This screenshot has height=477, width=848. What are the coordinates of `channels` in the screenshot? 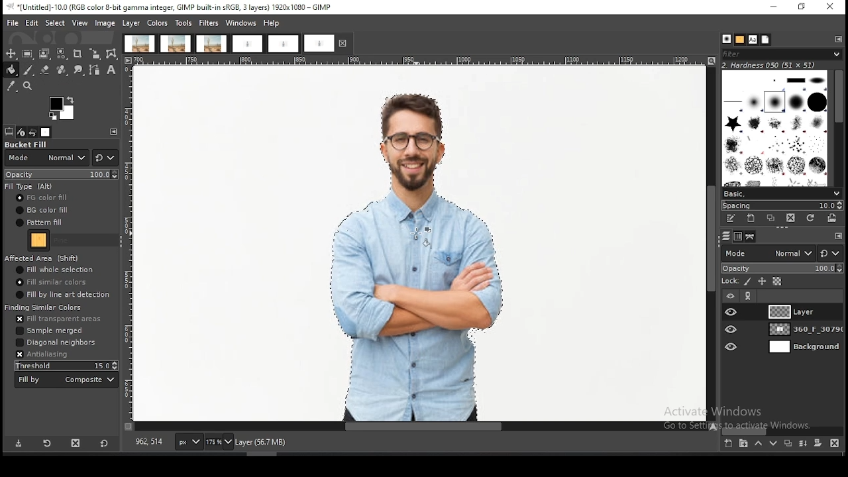 It's located at (739, 237).